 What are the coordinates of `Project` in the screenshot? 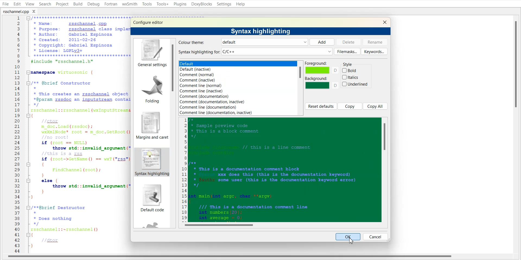 It's located at (62, 4).